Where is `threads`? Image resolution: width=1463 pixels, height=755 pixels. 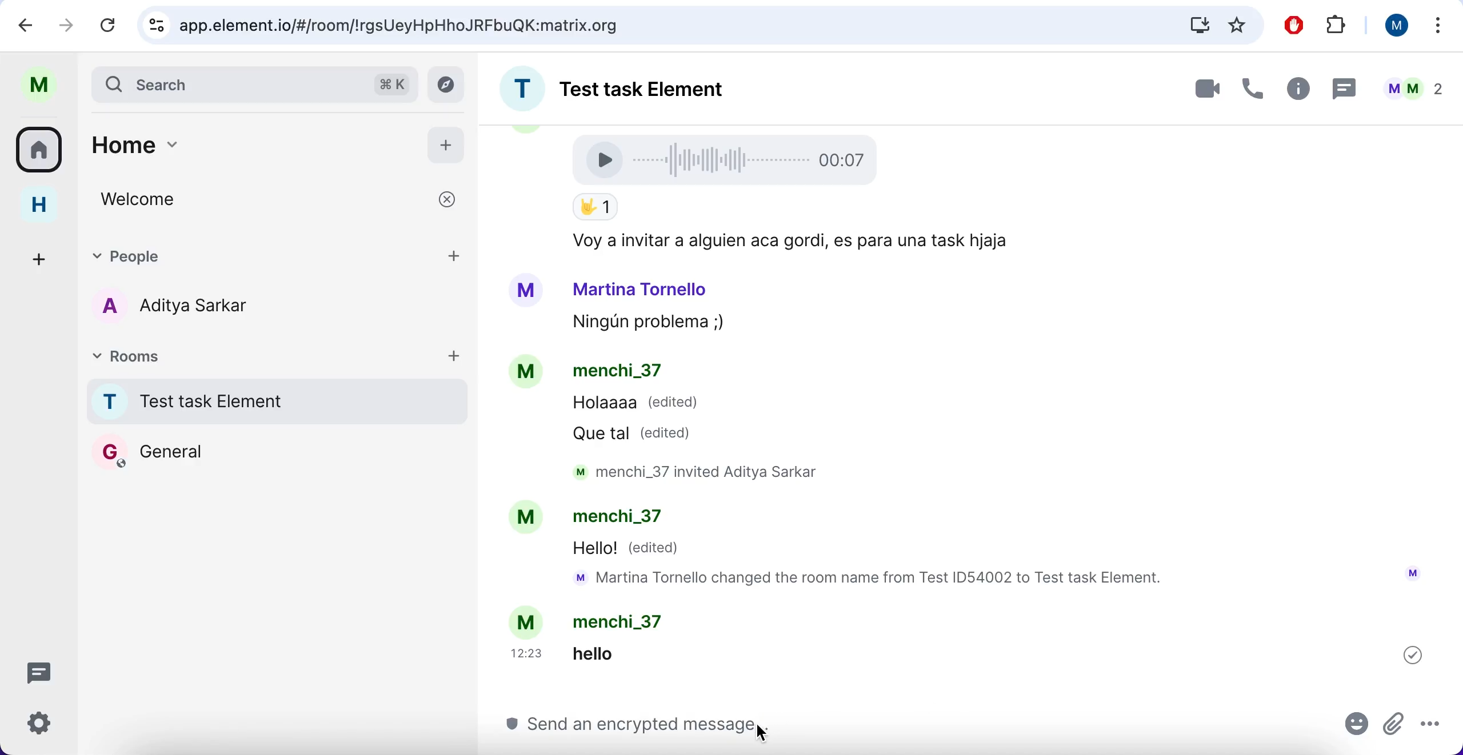 threads is located at coordinates (46, 672).